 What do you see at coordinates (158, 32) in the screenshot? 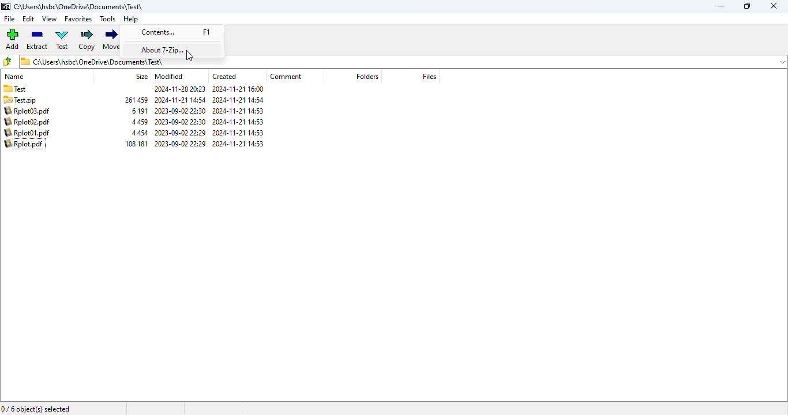
I see `contents` at bounding box center [158, 32].